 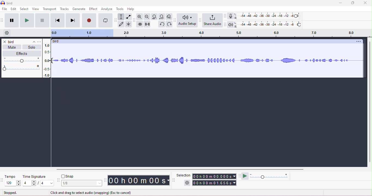 What do you see at coordinates (94, 9) in the screenshot?
I see `effect` at bounding box center [94, 9].